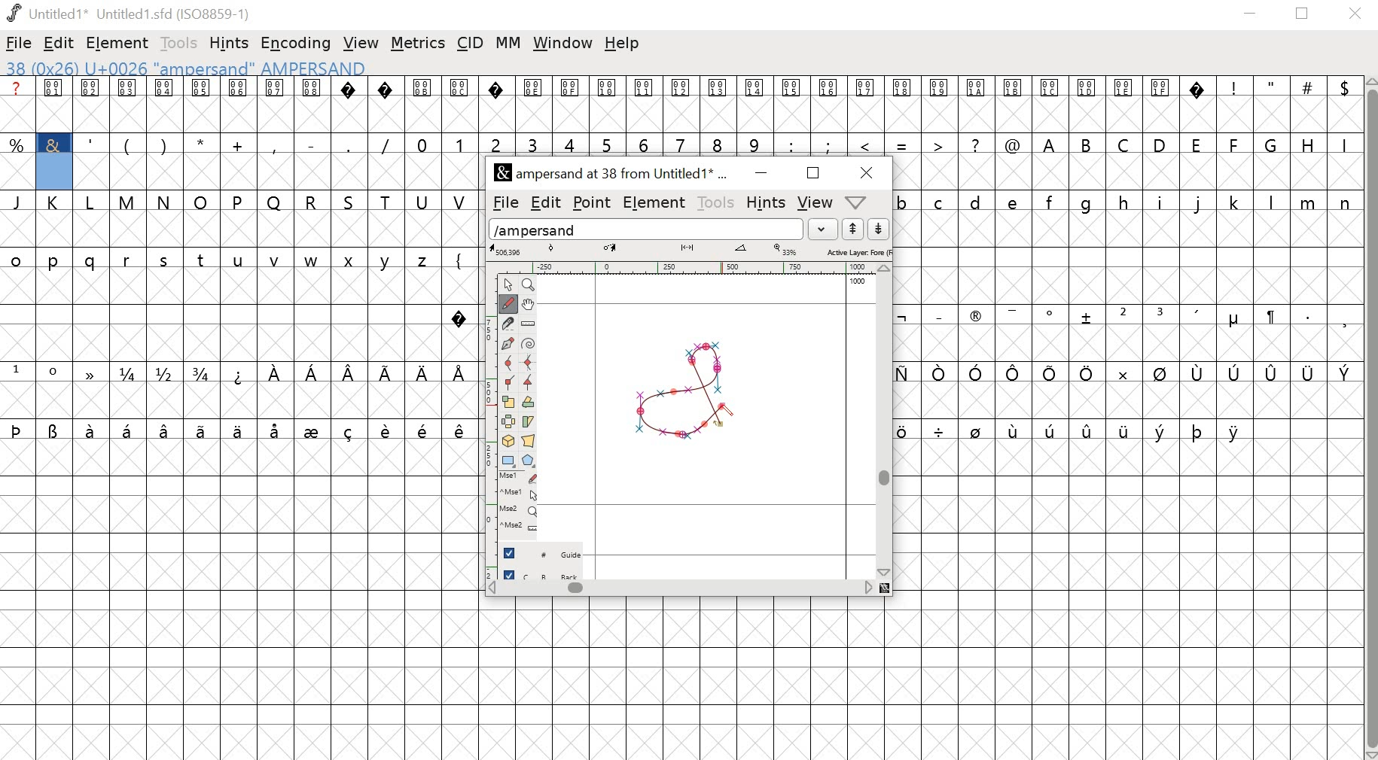 This screenshot has width=1378, height=760. Describe the element at coordinates (688, 249) in the screenshot. I see `distance between points` at that location.